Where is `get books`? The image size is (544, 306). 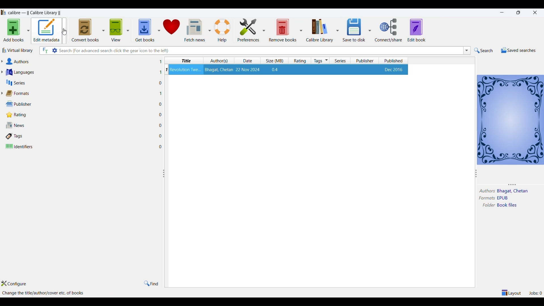 get books is located at coordinates (144, 29).